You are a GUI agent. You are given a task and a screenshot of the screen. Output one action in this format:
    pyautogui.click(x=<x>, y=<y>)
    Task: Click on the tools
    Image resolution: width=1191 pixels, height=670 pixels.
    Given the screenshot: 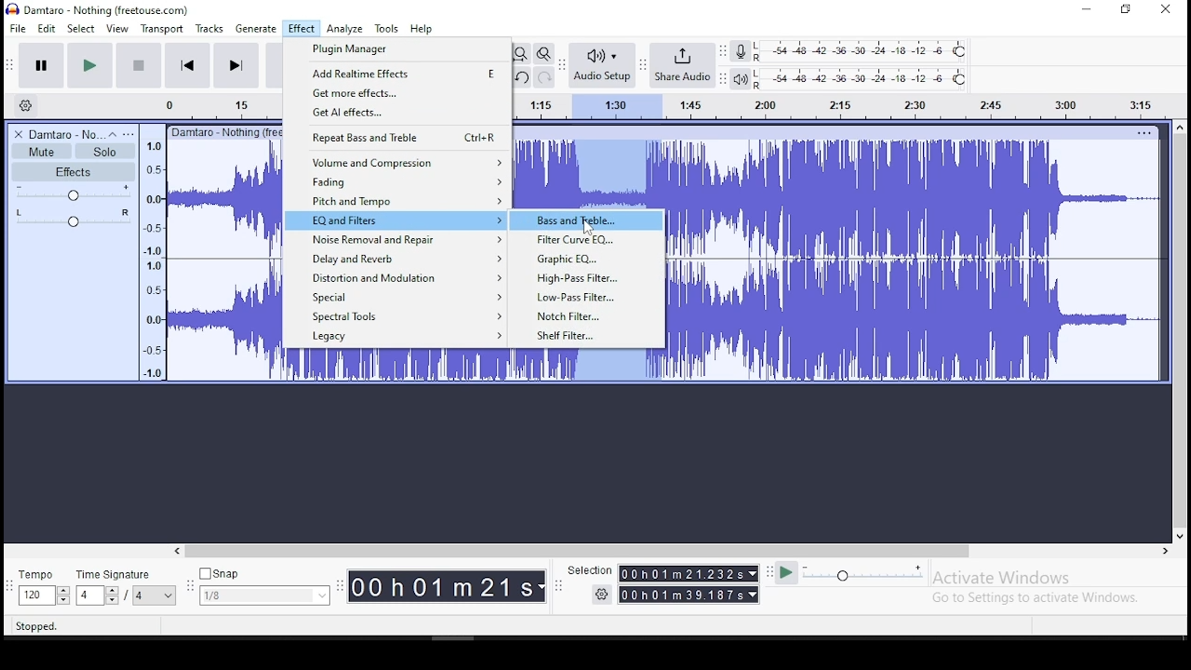 What is the action you would take?
    pyautogui.click(x=387, y=28)
    